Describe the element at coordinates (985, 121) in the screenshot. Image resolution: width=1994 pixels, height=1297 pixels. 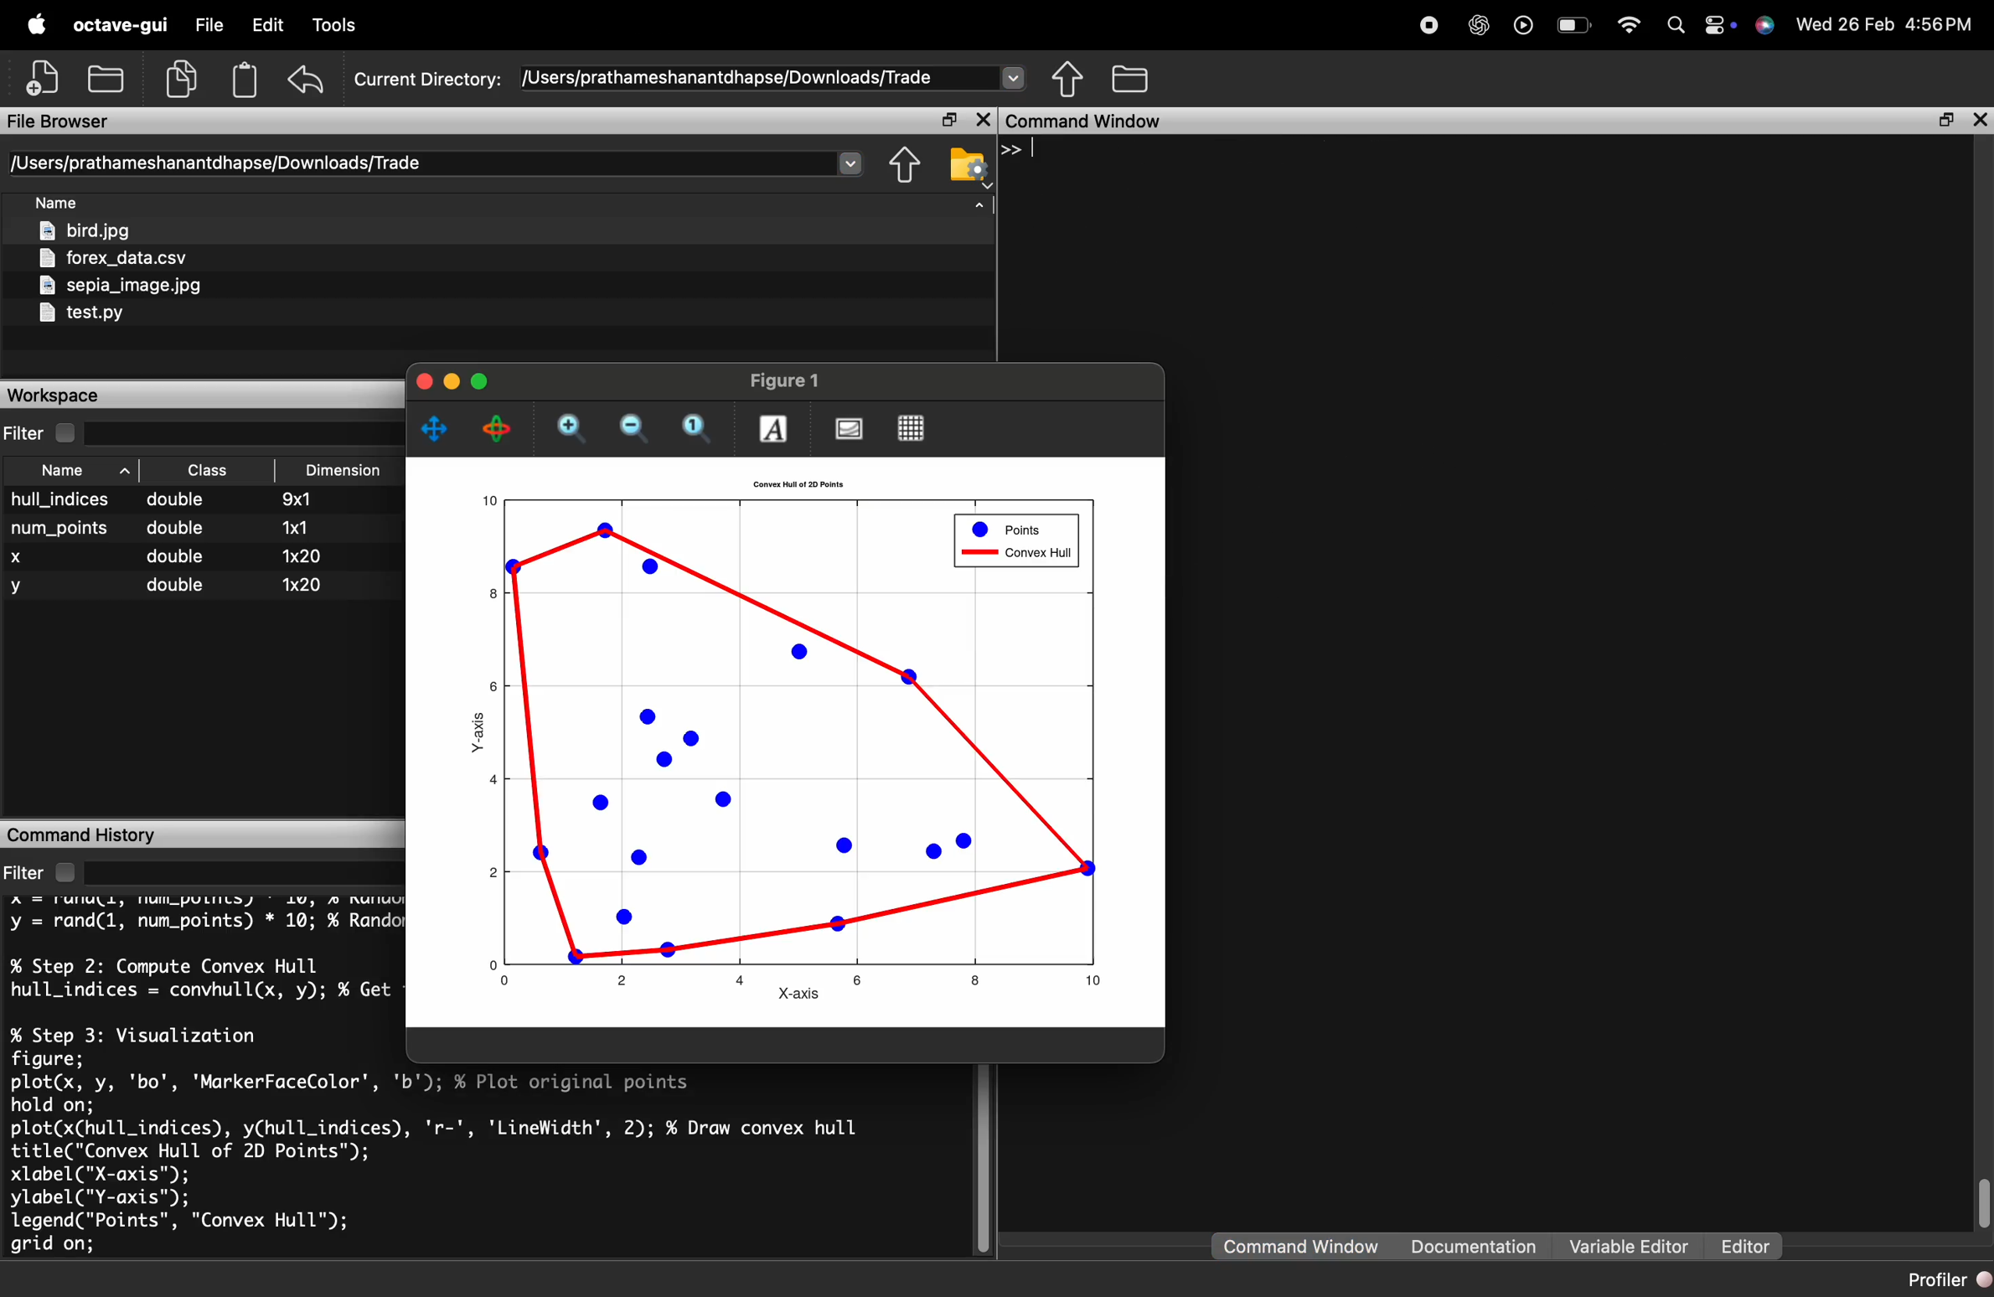
I see `close` at that location.